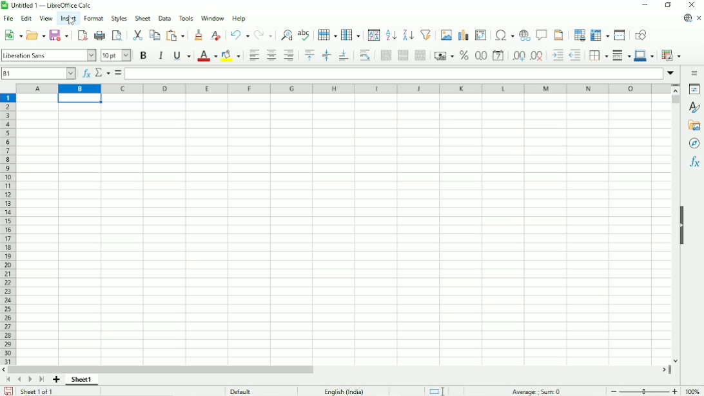  I want to click on Background color, so click(230, 55).